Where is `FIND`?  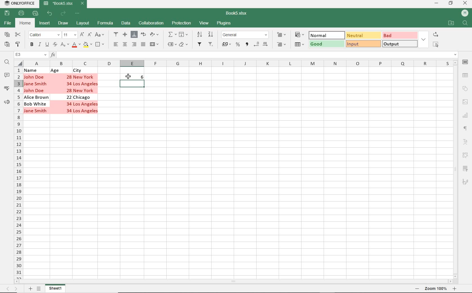
FIND is located at coordinates (466, 24).